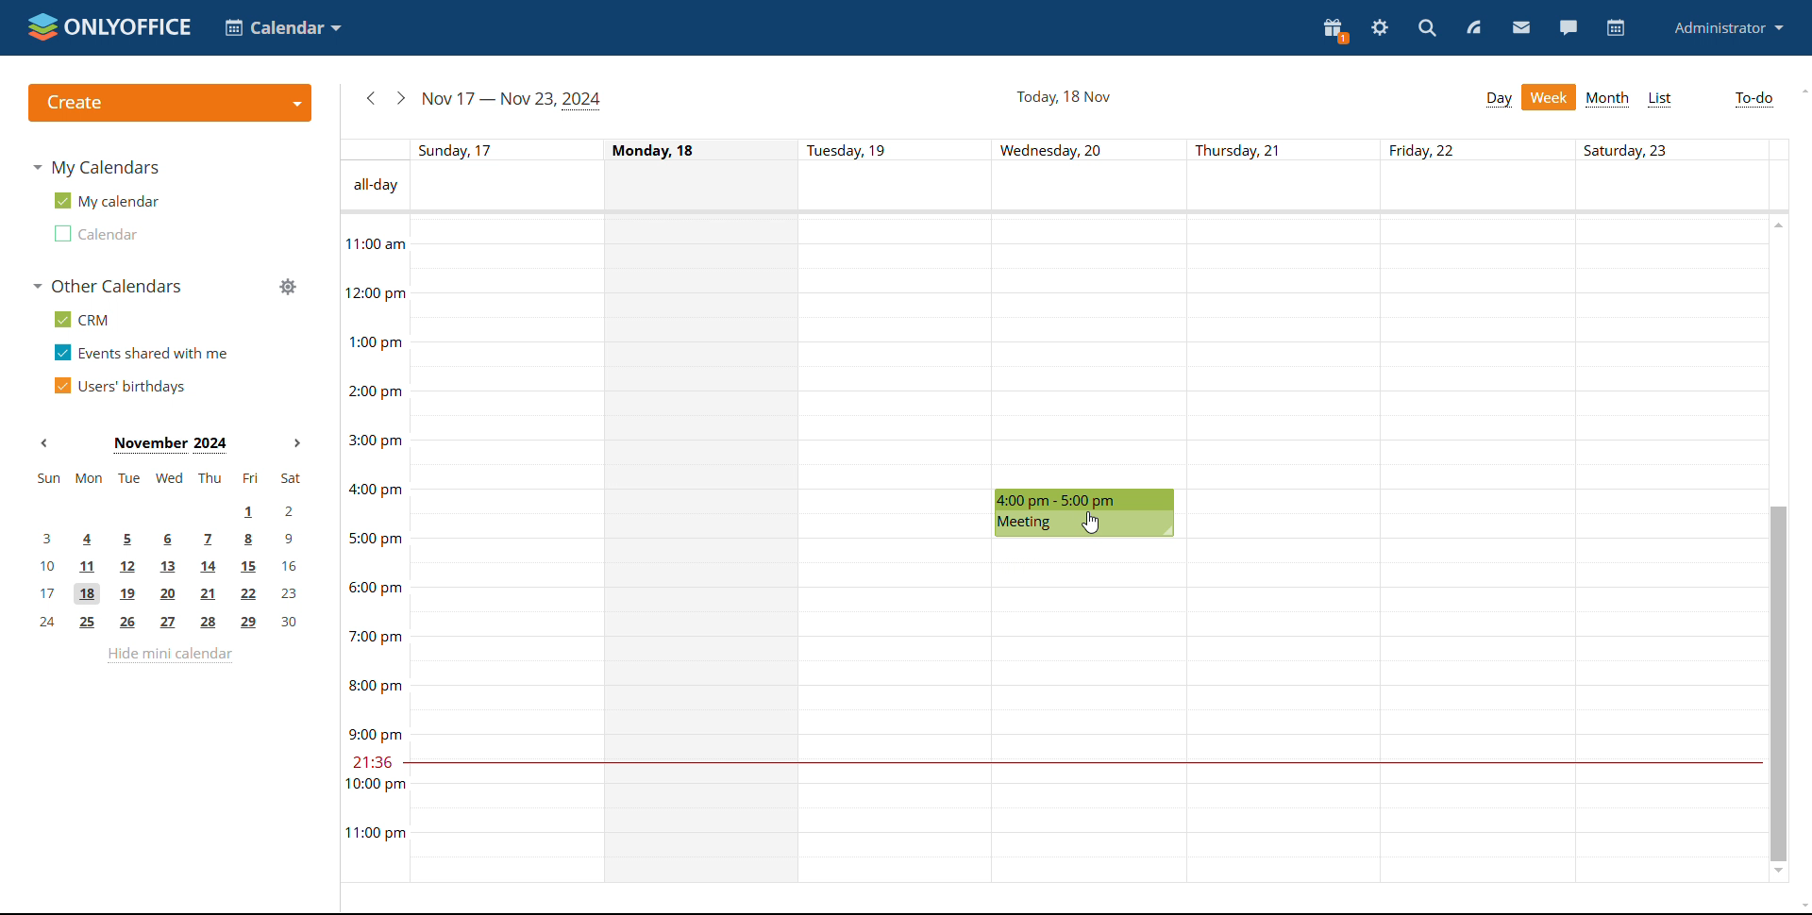  I want to click on hide mini calendar, so click(170, 655).